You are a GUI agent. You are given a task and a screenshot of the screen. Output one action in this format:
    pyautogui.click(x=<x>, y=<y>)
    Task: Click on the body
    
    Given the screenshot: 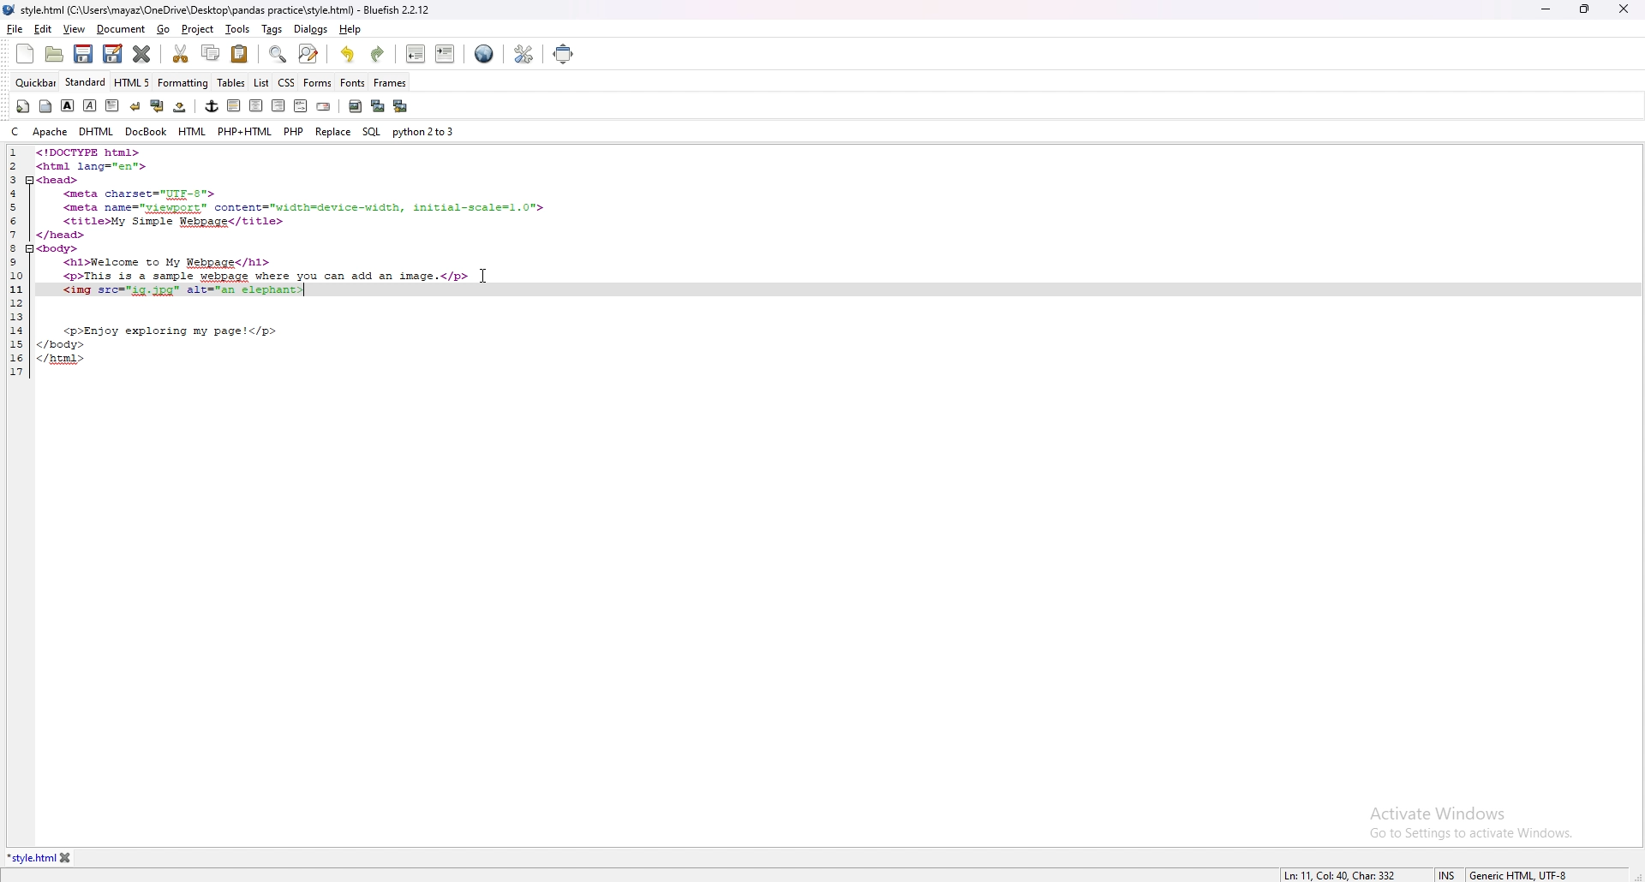 What is the action you would take?
    pyautogui.click(x=45, y=106)
    